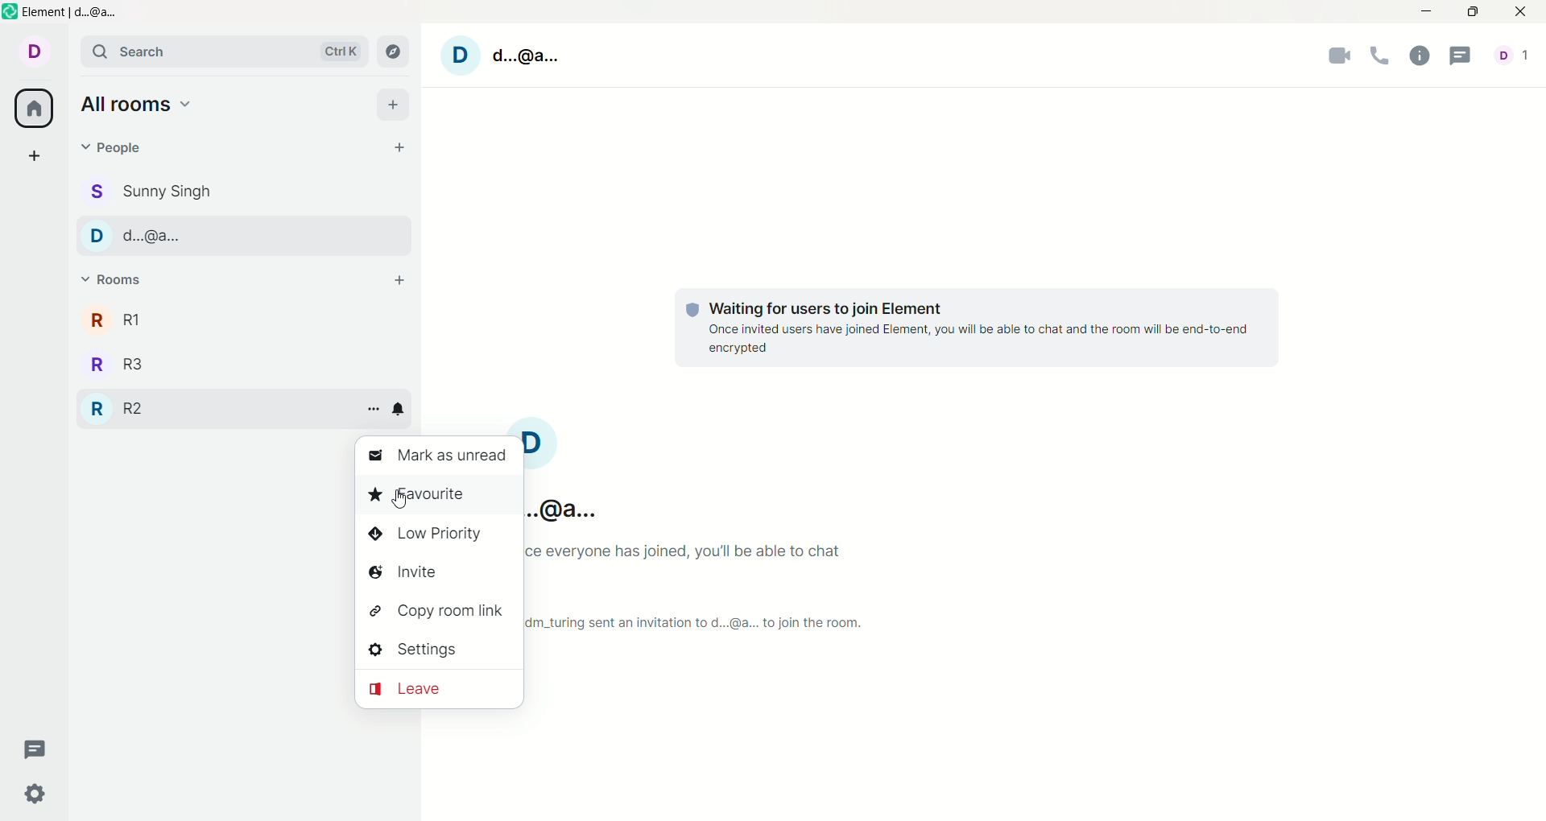 The height and width of the screenshot is (821, 1546). Describe the element at coordinates (393, 50) in the screenshot. I see `explore room` at that location.